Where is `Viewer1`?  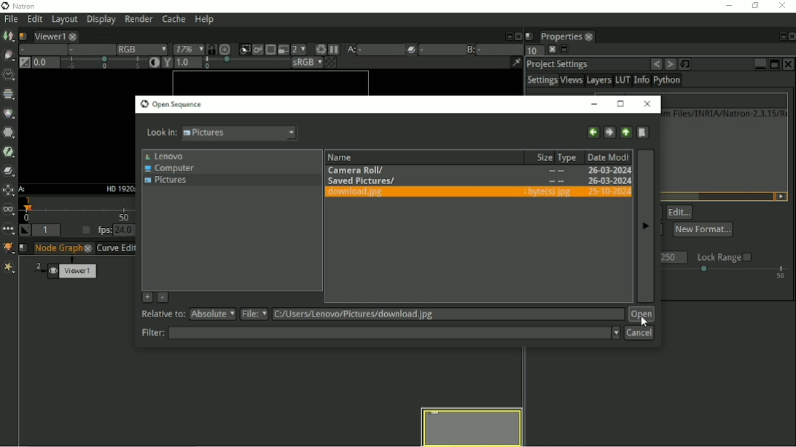 Viewer1 is located at coordinates (74, 269).